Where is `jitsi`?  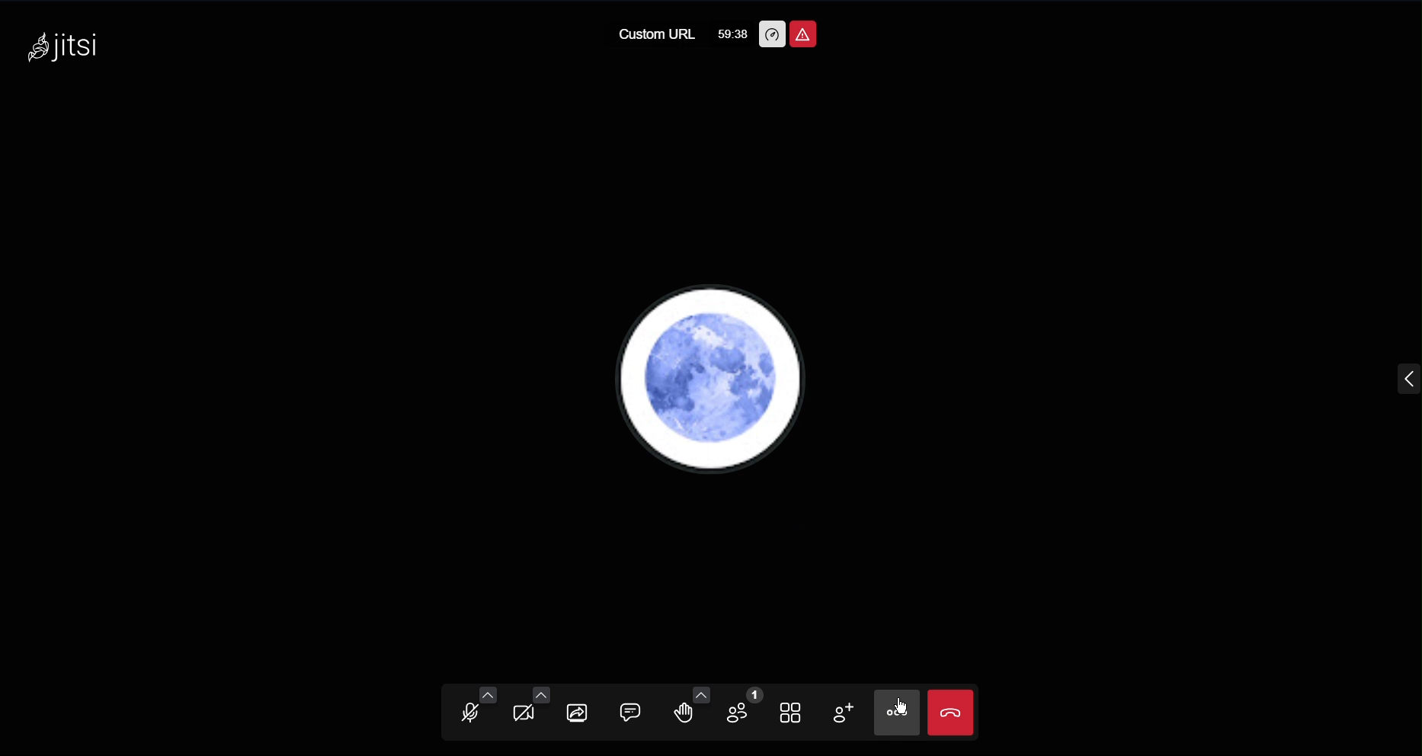
jitsi is located at coordinates (66, 42).